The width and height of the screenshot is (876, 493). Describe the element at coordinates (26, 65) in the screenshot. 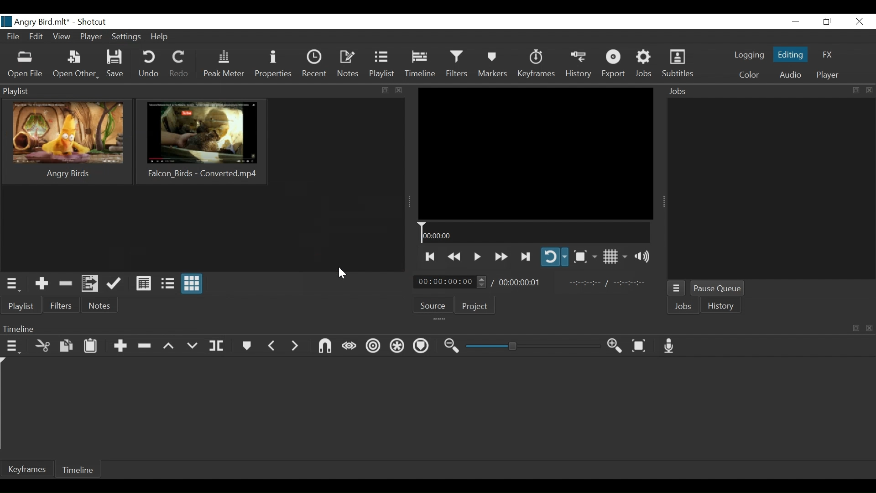

I see `Open File` at that location.